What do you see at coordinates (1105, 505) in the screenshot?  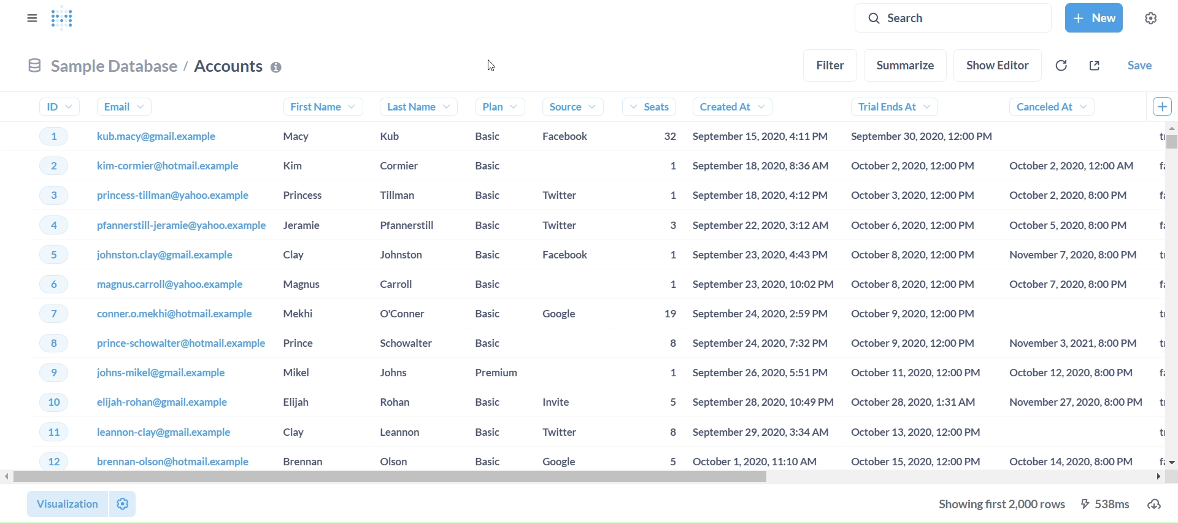 I see `538ms` at bounding box center [1105, 505].